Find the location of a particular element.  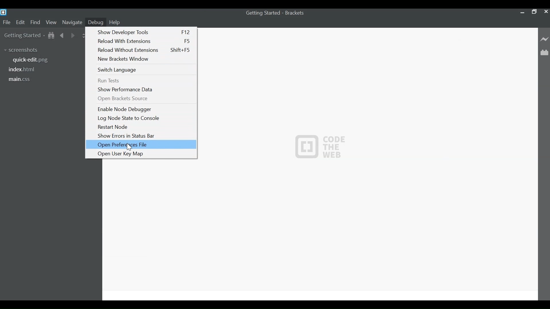

Open Preferences File is located at coordinates (141, 144).